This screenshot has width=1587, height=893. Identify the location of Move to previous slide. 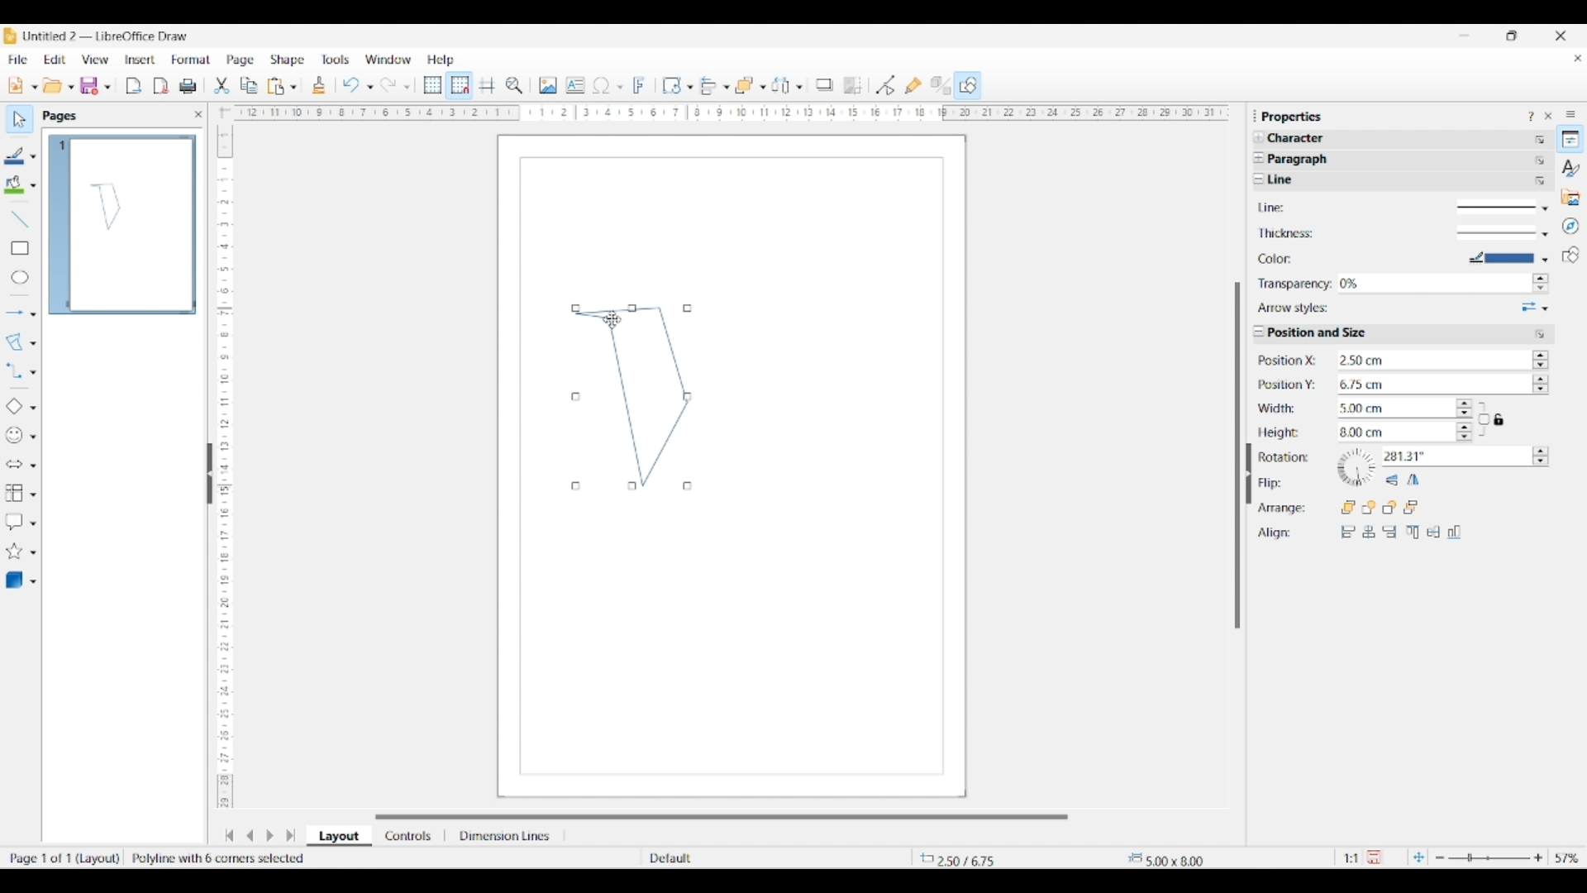
(250, 835).